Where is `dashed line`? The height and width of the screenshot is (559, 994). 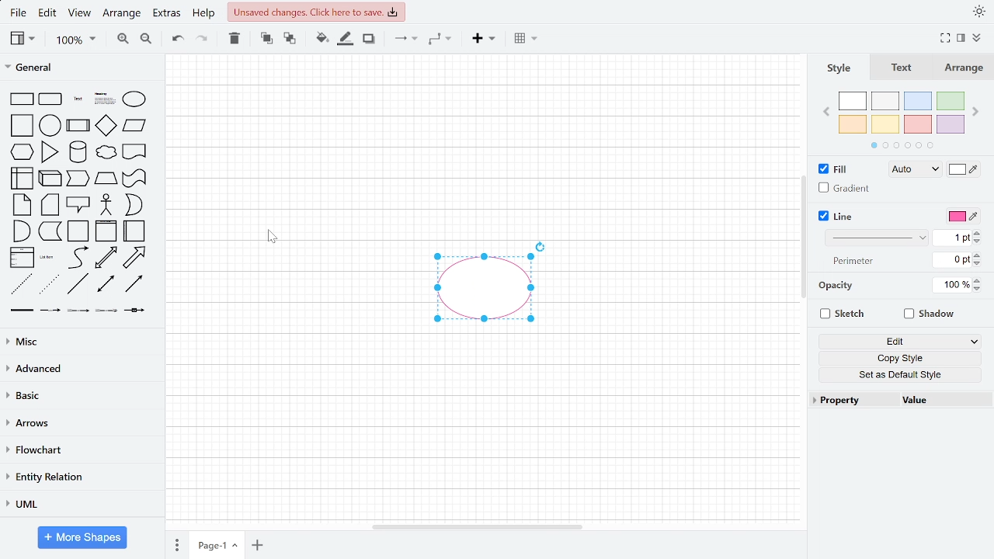
dashed line is located at coordinates (20, 283).